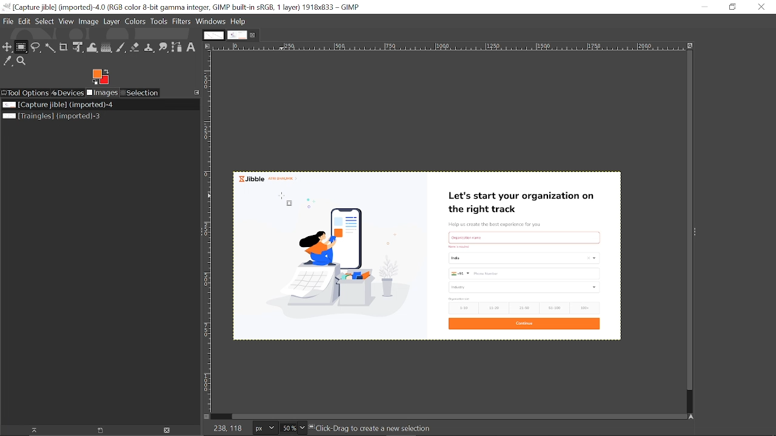 The height and width of the screenshot is (436, 776). I want to click on Windows, so click(210, 21).